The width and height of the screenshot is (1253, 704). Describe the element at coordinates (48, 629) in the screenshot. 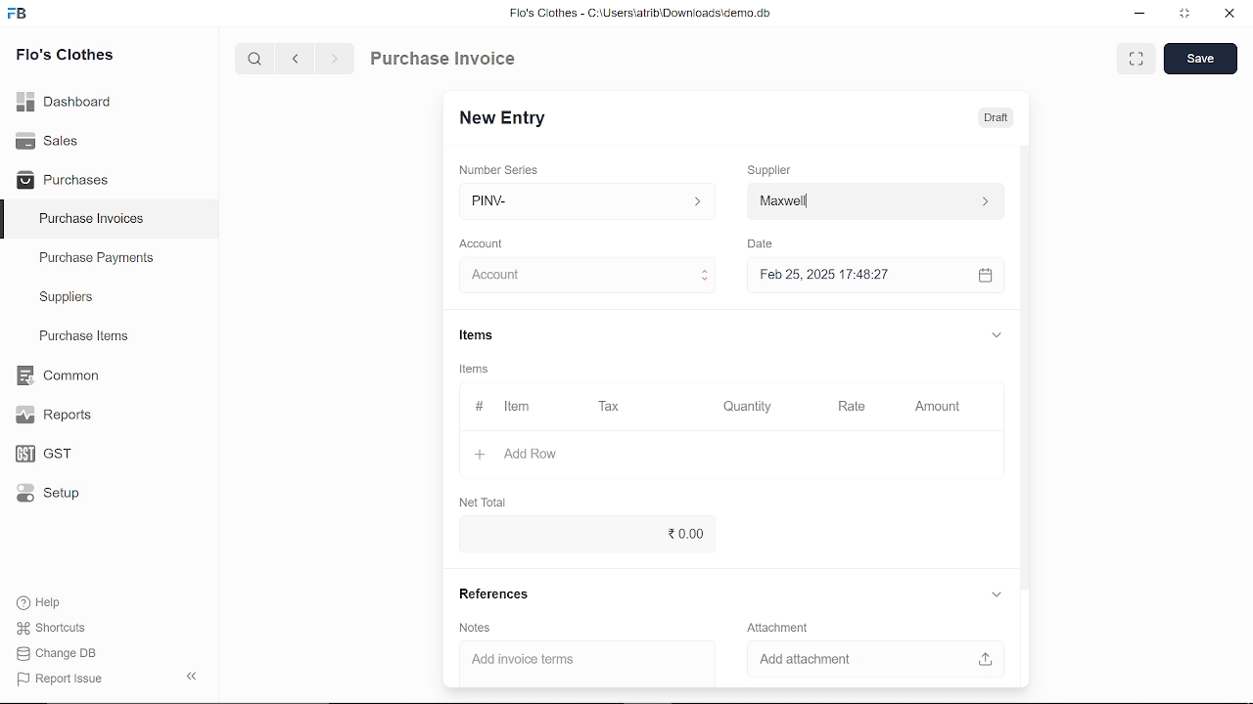

I see `Shortcuts` at that location.